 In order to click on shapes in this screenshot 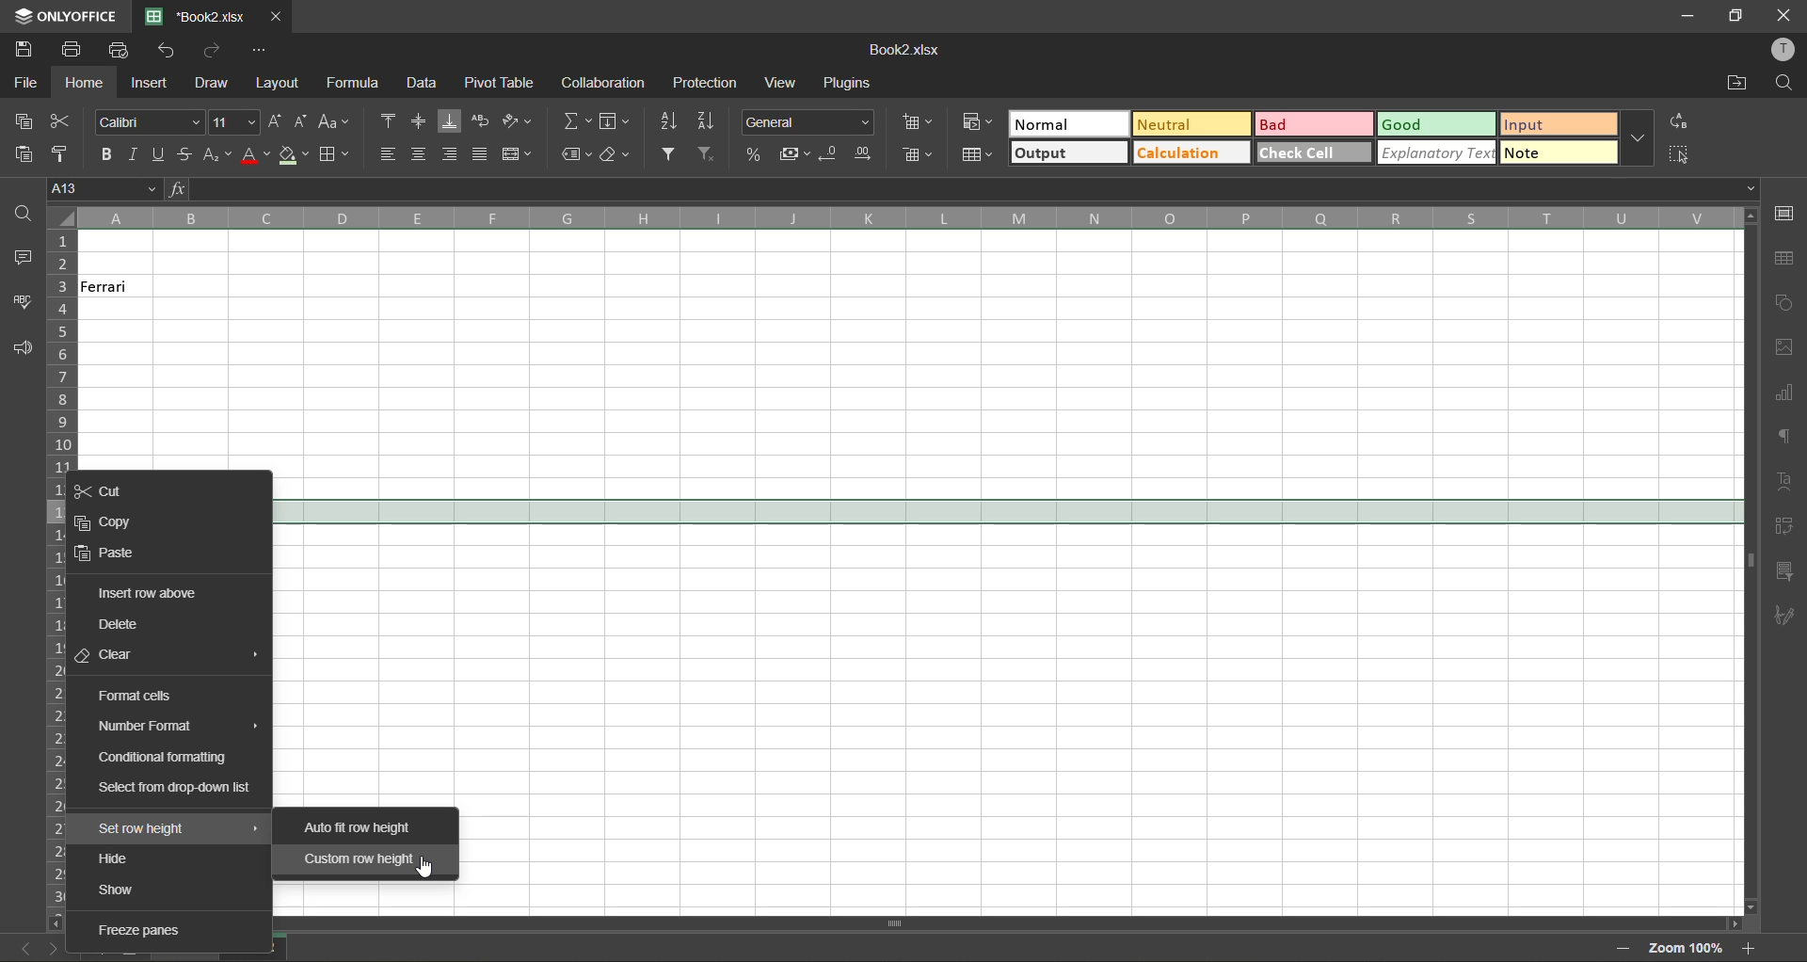, I will do `click(1786, 303)`.